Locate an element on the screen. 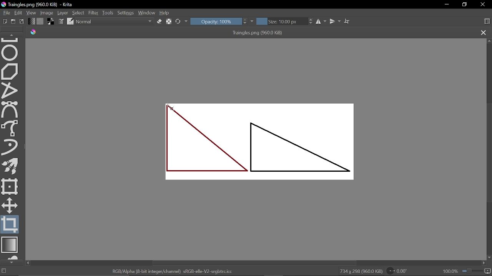  Multibrush tool is located at coordinates (12, 167).